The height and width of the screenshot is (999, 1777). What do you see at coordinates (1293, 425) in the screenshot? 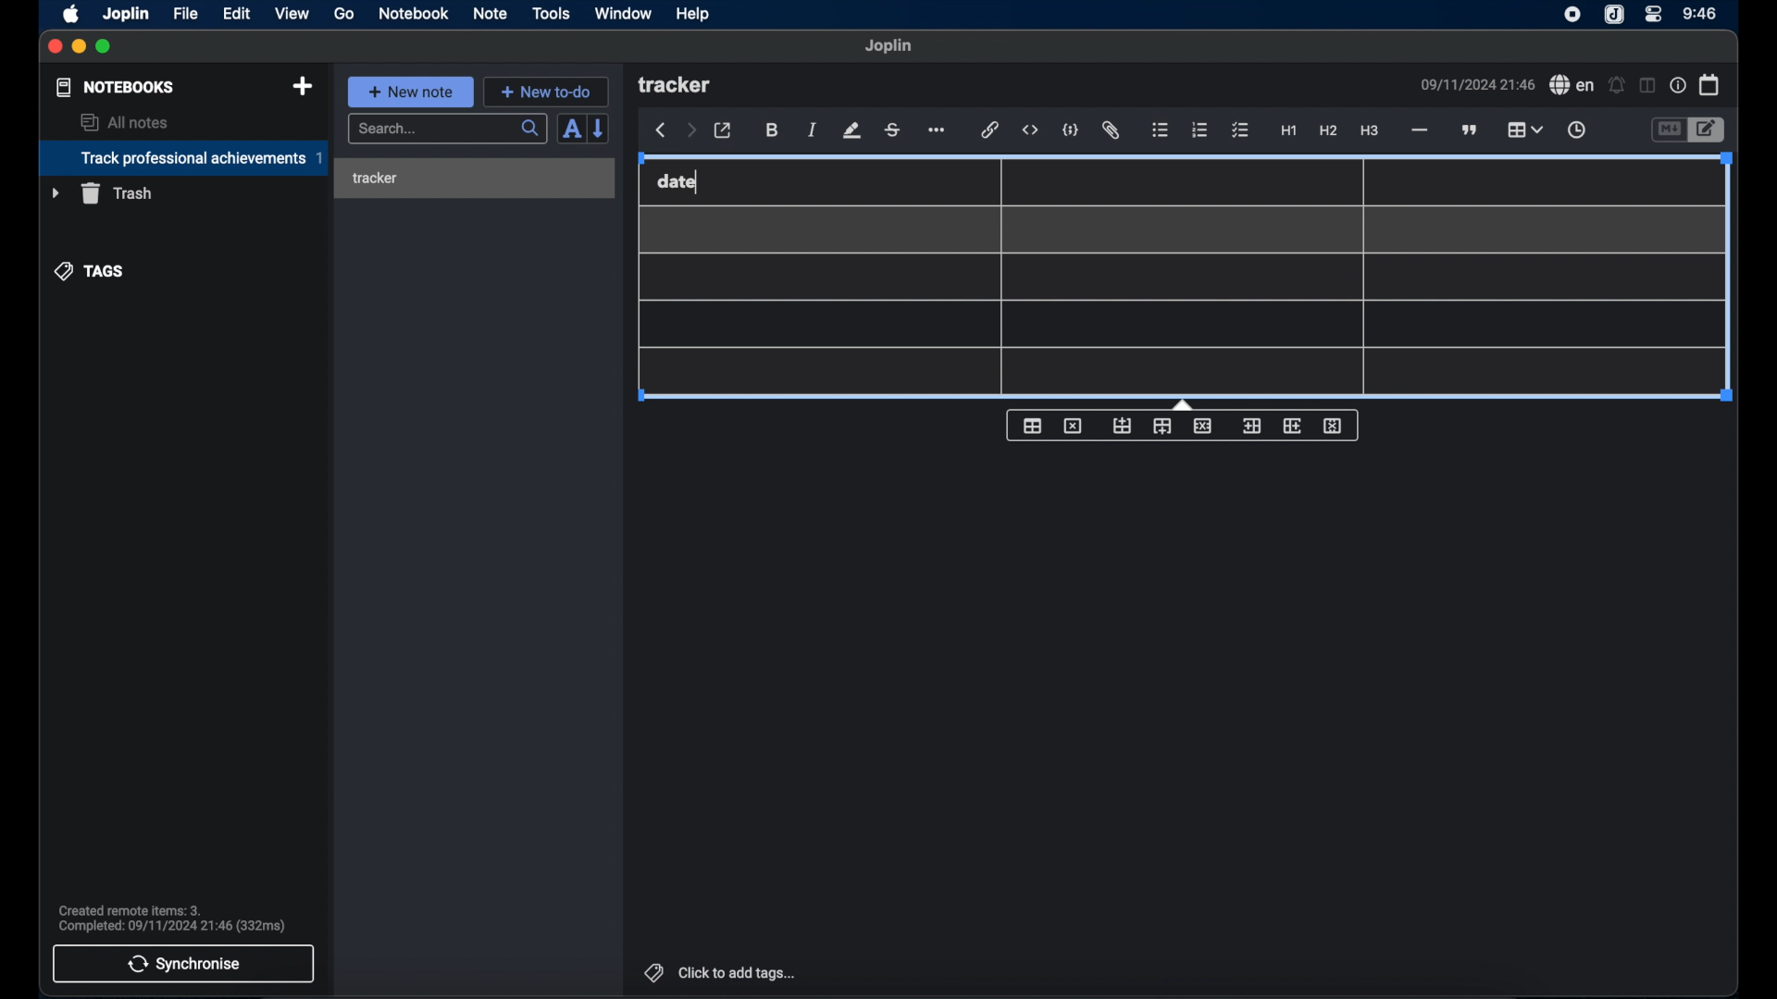
I see `insert column after` at bounding box center [1293, 425].